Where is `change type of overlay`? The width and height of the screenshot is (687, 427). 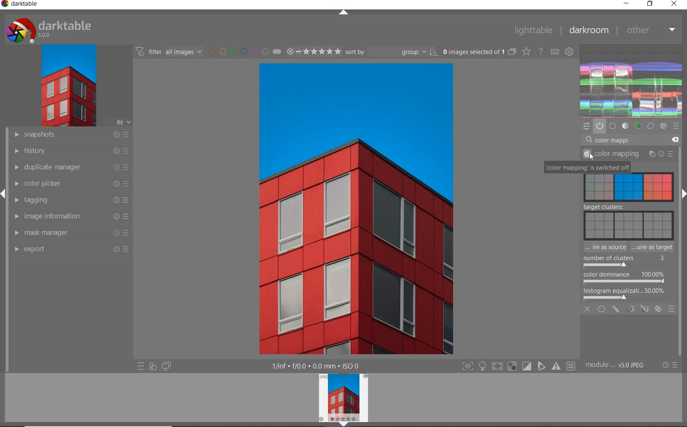
change type of overlay is located at coordinates (525, 52).